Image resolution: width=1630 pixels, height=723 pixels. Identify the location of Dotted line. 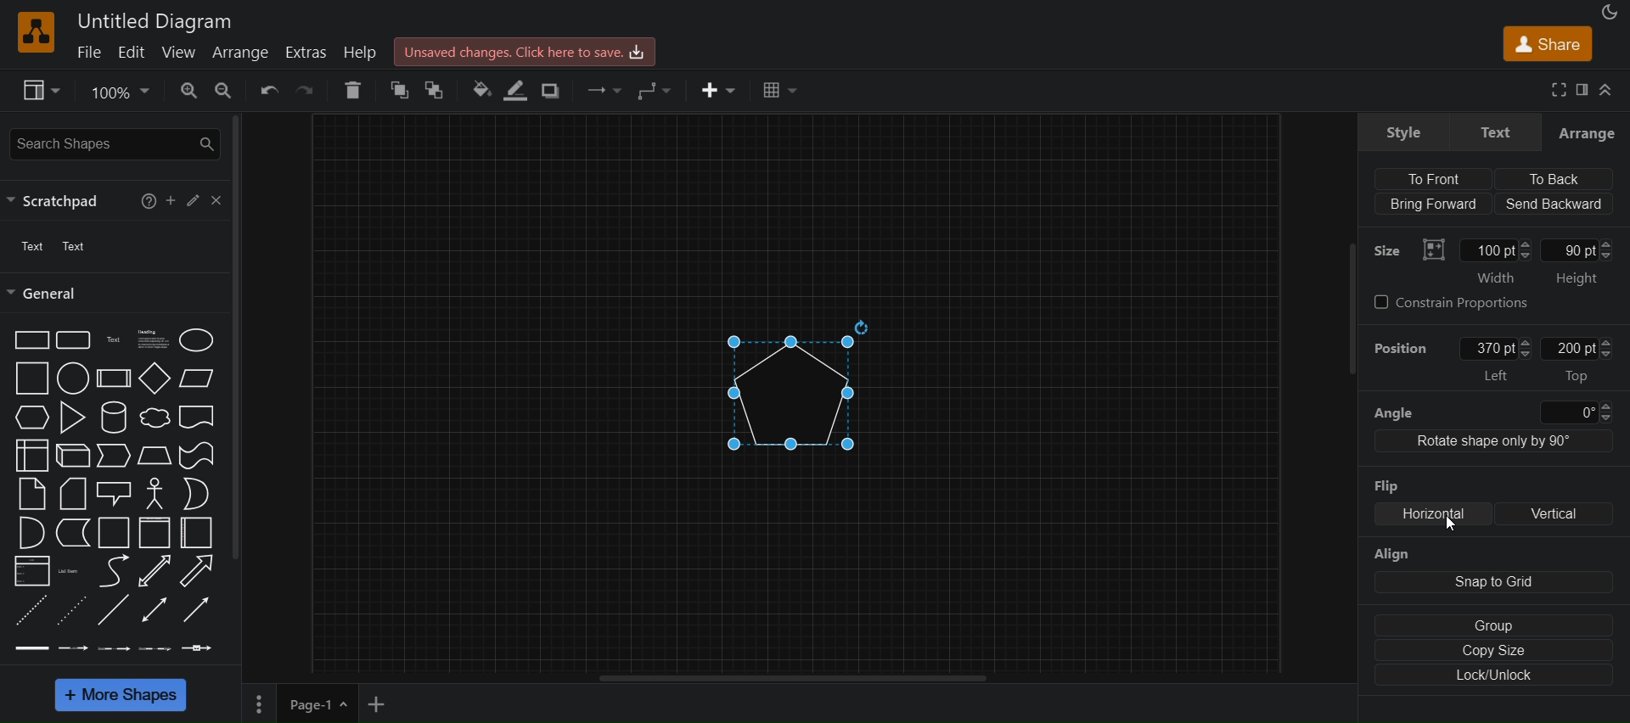
(72, 611).